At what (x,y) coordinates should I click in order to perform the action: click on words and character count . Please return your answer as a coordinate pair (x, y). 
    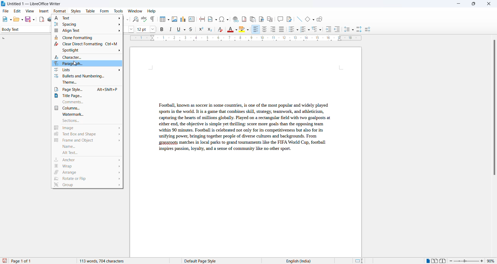
    Looking at the image, I should click on (107, 261).